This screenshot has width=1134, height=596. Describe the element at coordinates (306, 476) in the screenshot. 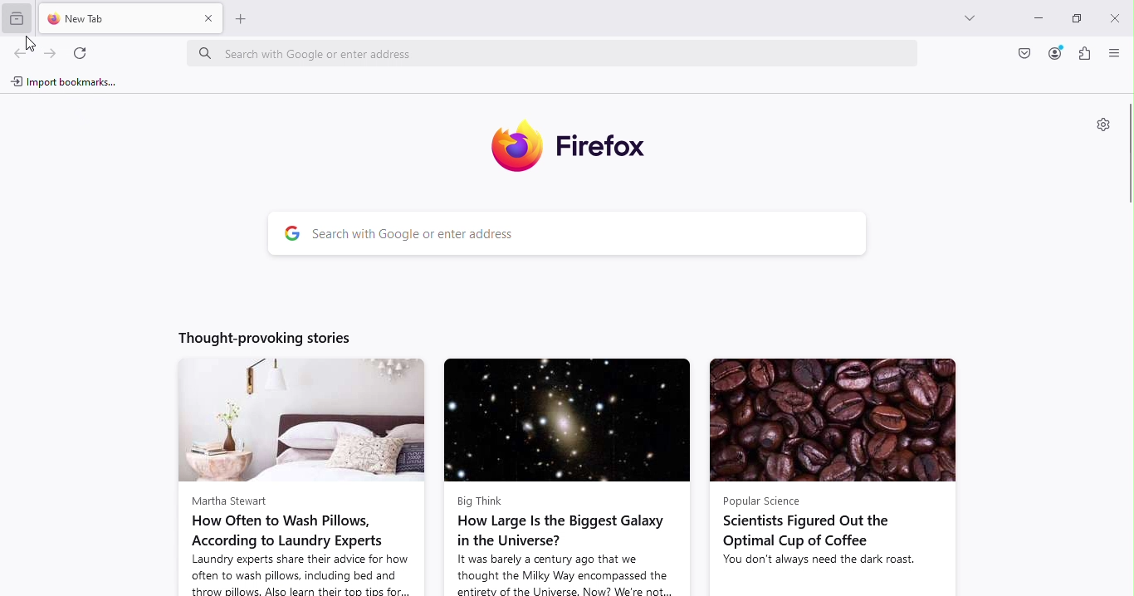

I see `news article from martha stewart` at that location.